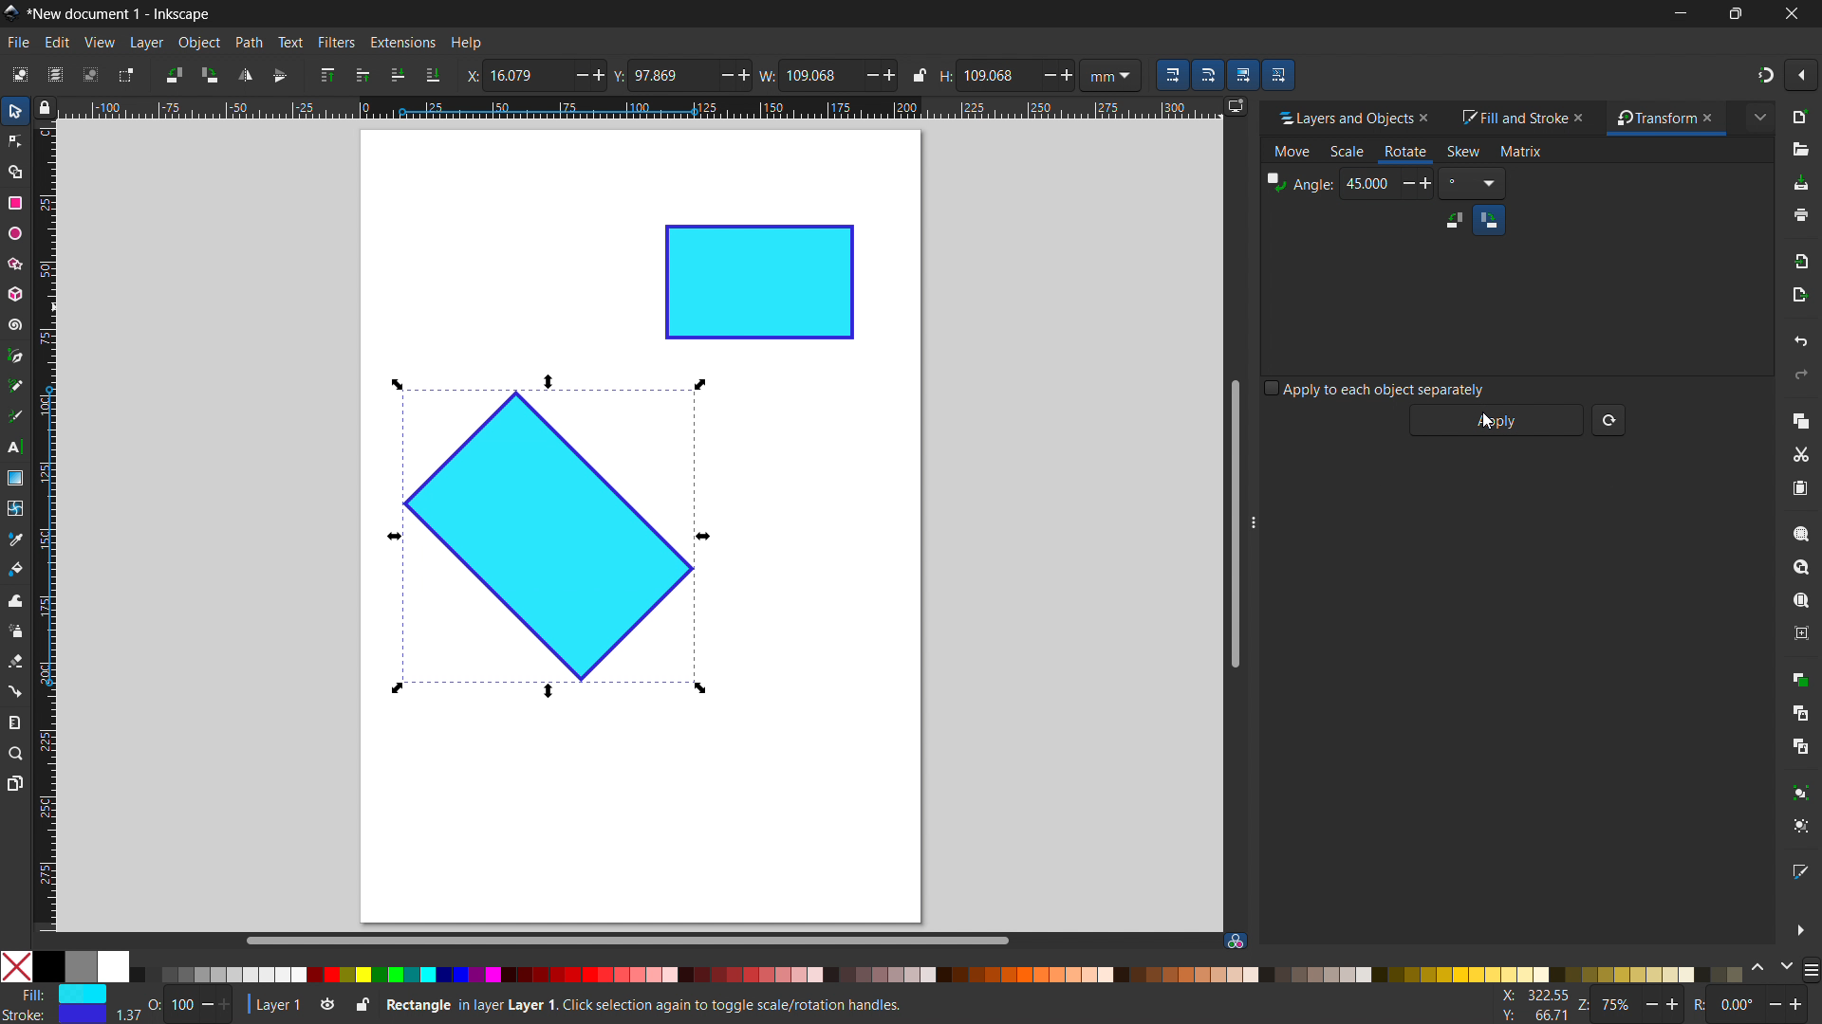 Image resolution: width=1822 pixels, height=1024 pixels. What do you see at coordinates (1801, 75) in the screenshot?
I see `snapping options` at bounding box center [1801, 75].